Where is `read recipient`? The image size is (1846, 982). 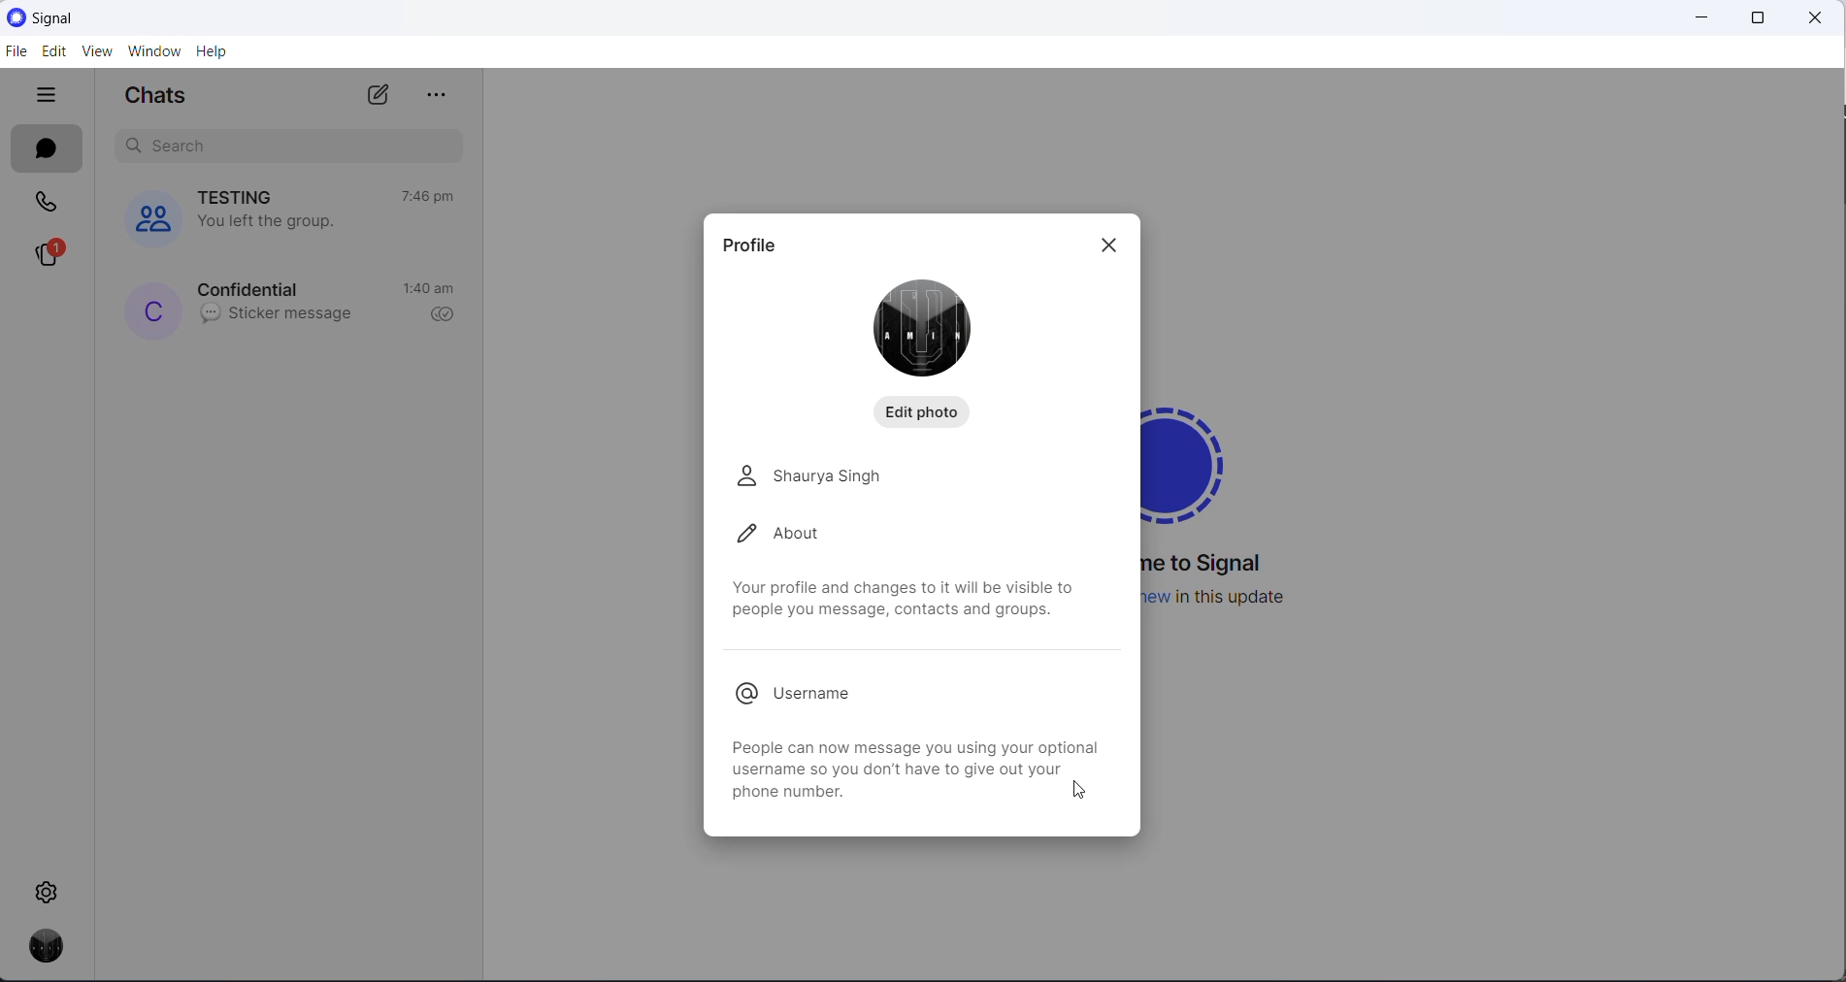 read recipient is located at coordinates (442, 316).